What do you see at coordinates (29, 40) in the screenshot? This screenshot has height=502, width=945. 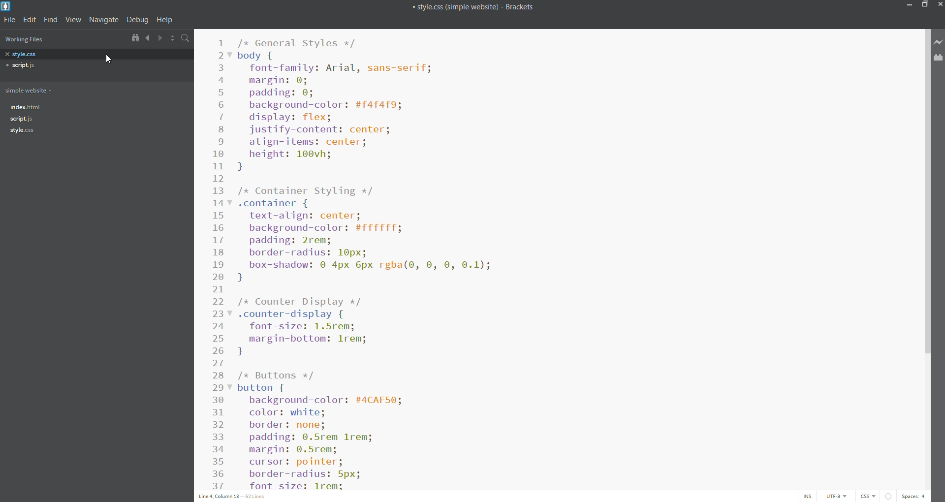 I see `working files` at bounding box center [29, 40].